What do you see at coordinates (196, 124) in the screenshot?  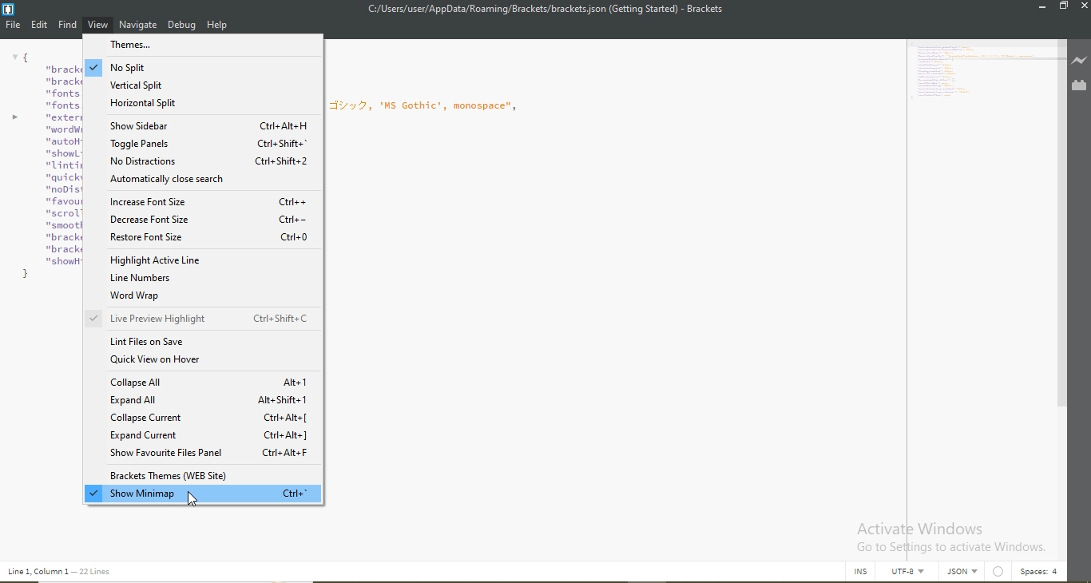 I see `show sidebar` at bounding box center [196, 124].